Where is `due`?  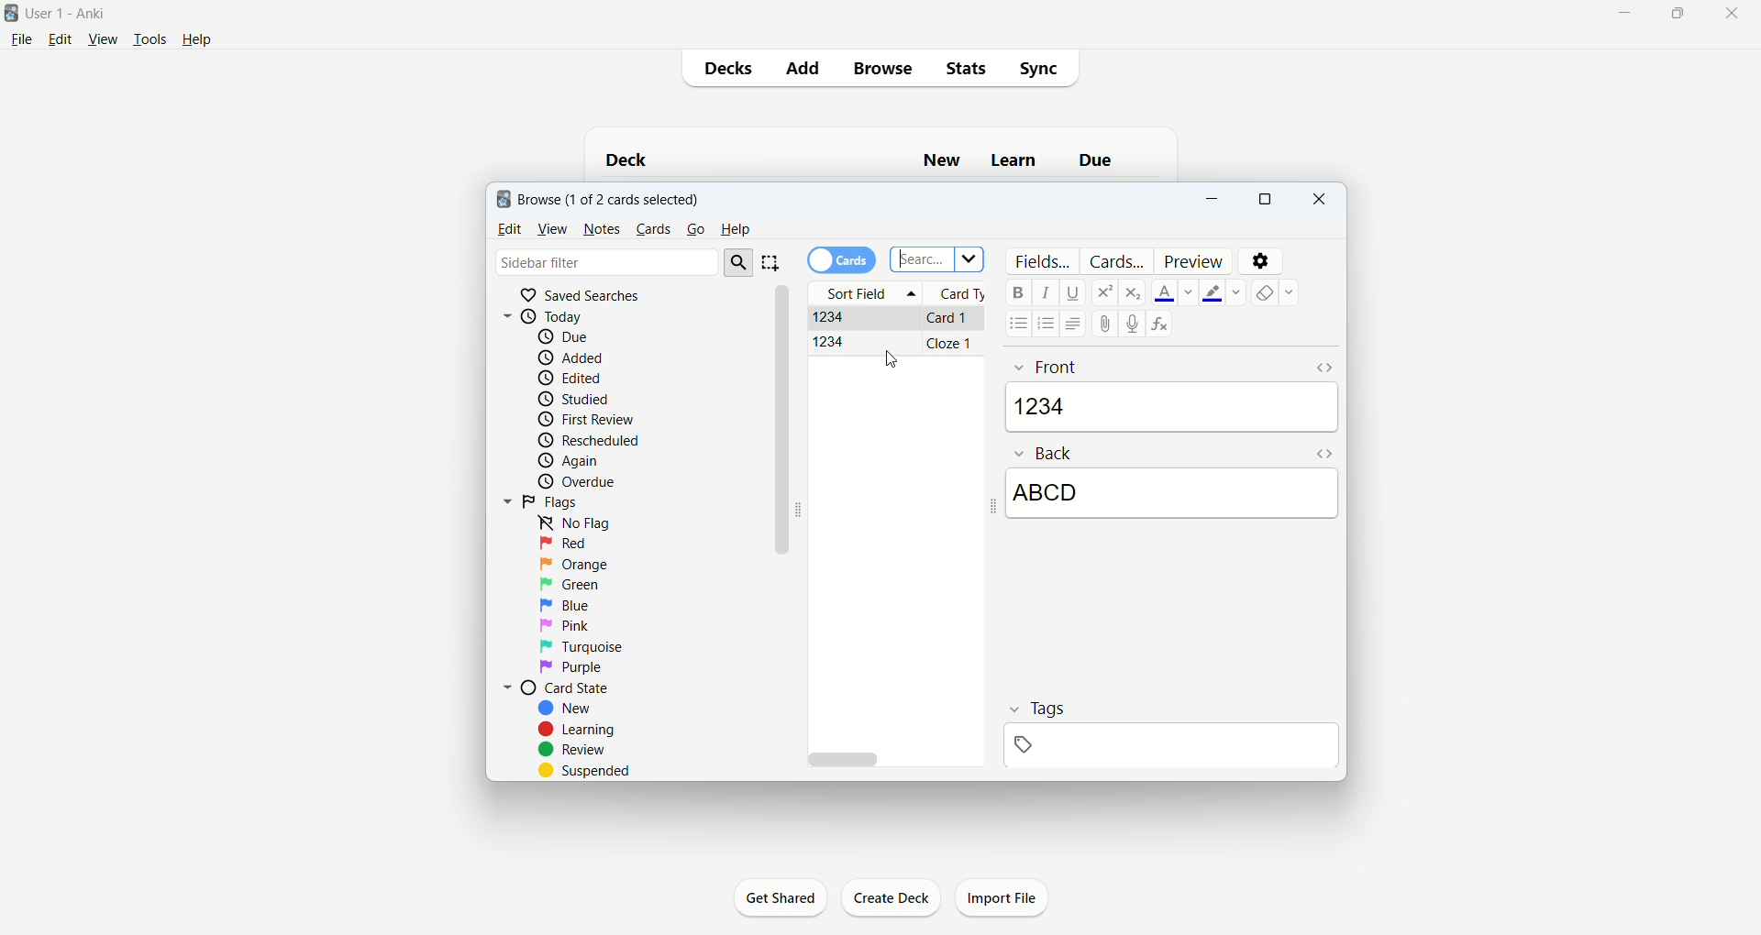
due is located at coordinates (1100, 162).